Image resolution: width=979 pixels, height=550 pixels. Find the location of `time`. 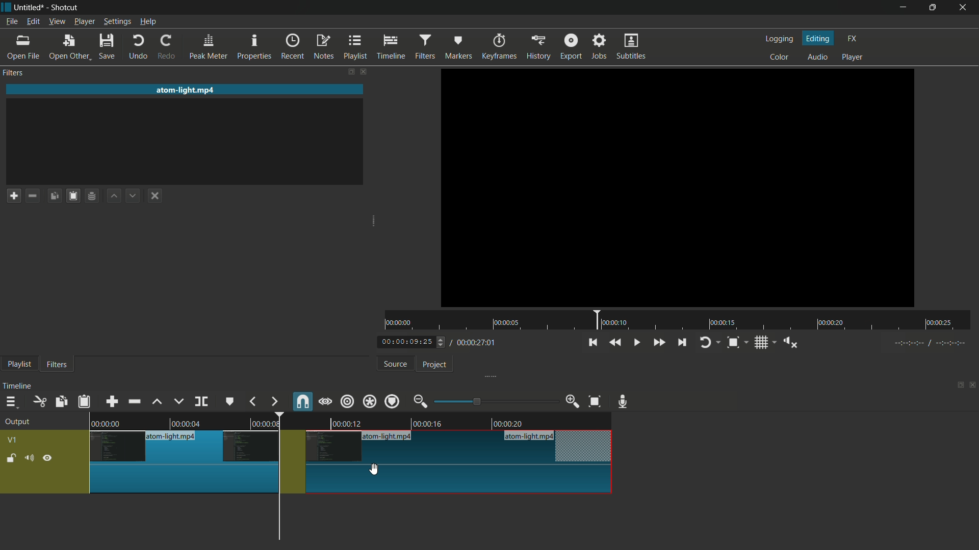

time is located at coordinates (679, 320).